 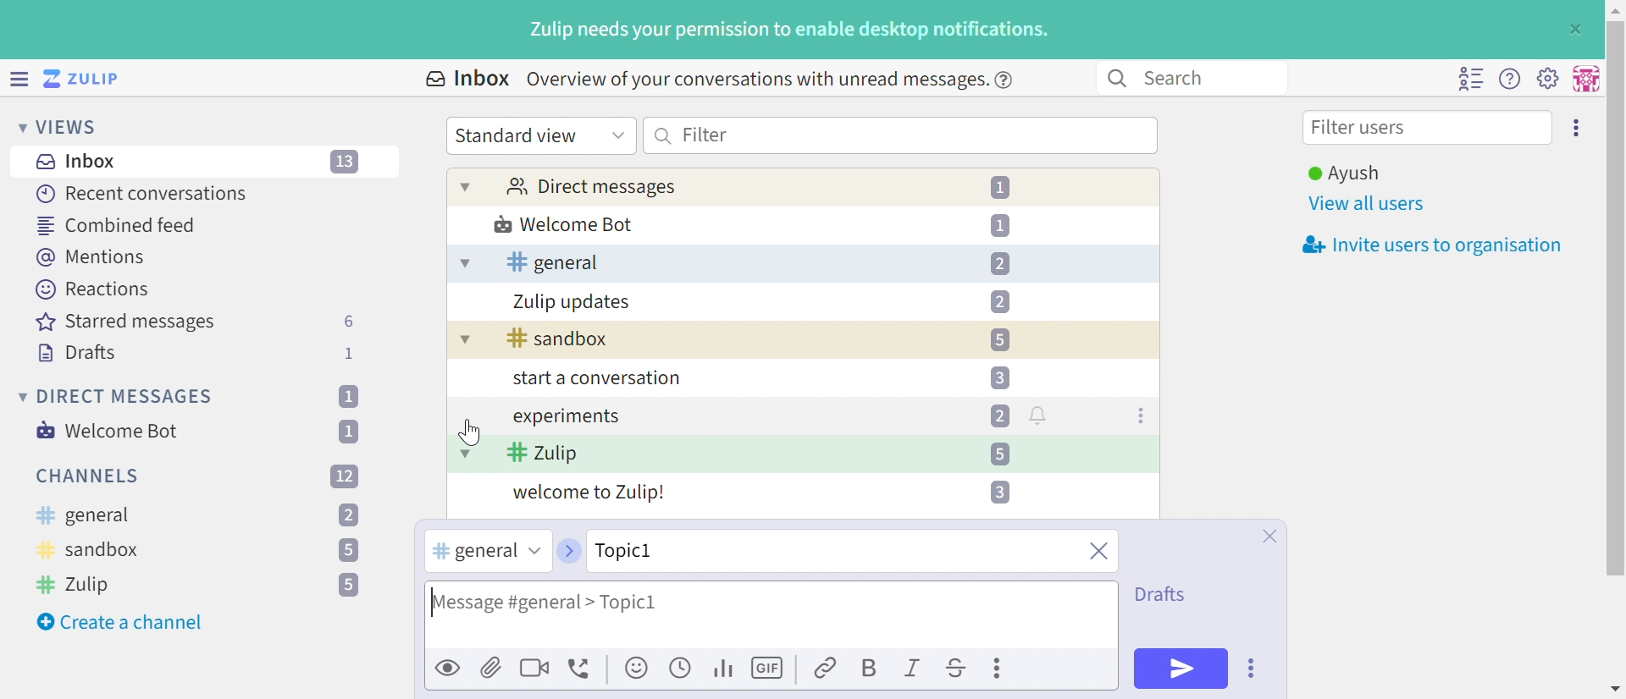 I want to click on Drop Down, so click(x=618, y=134).